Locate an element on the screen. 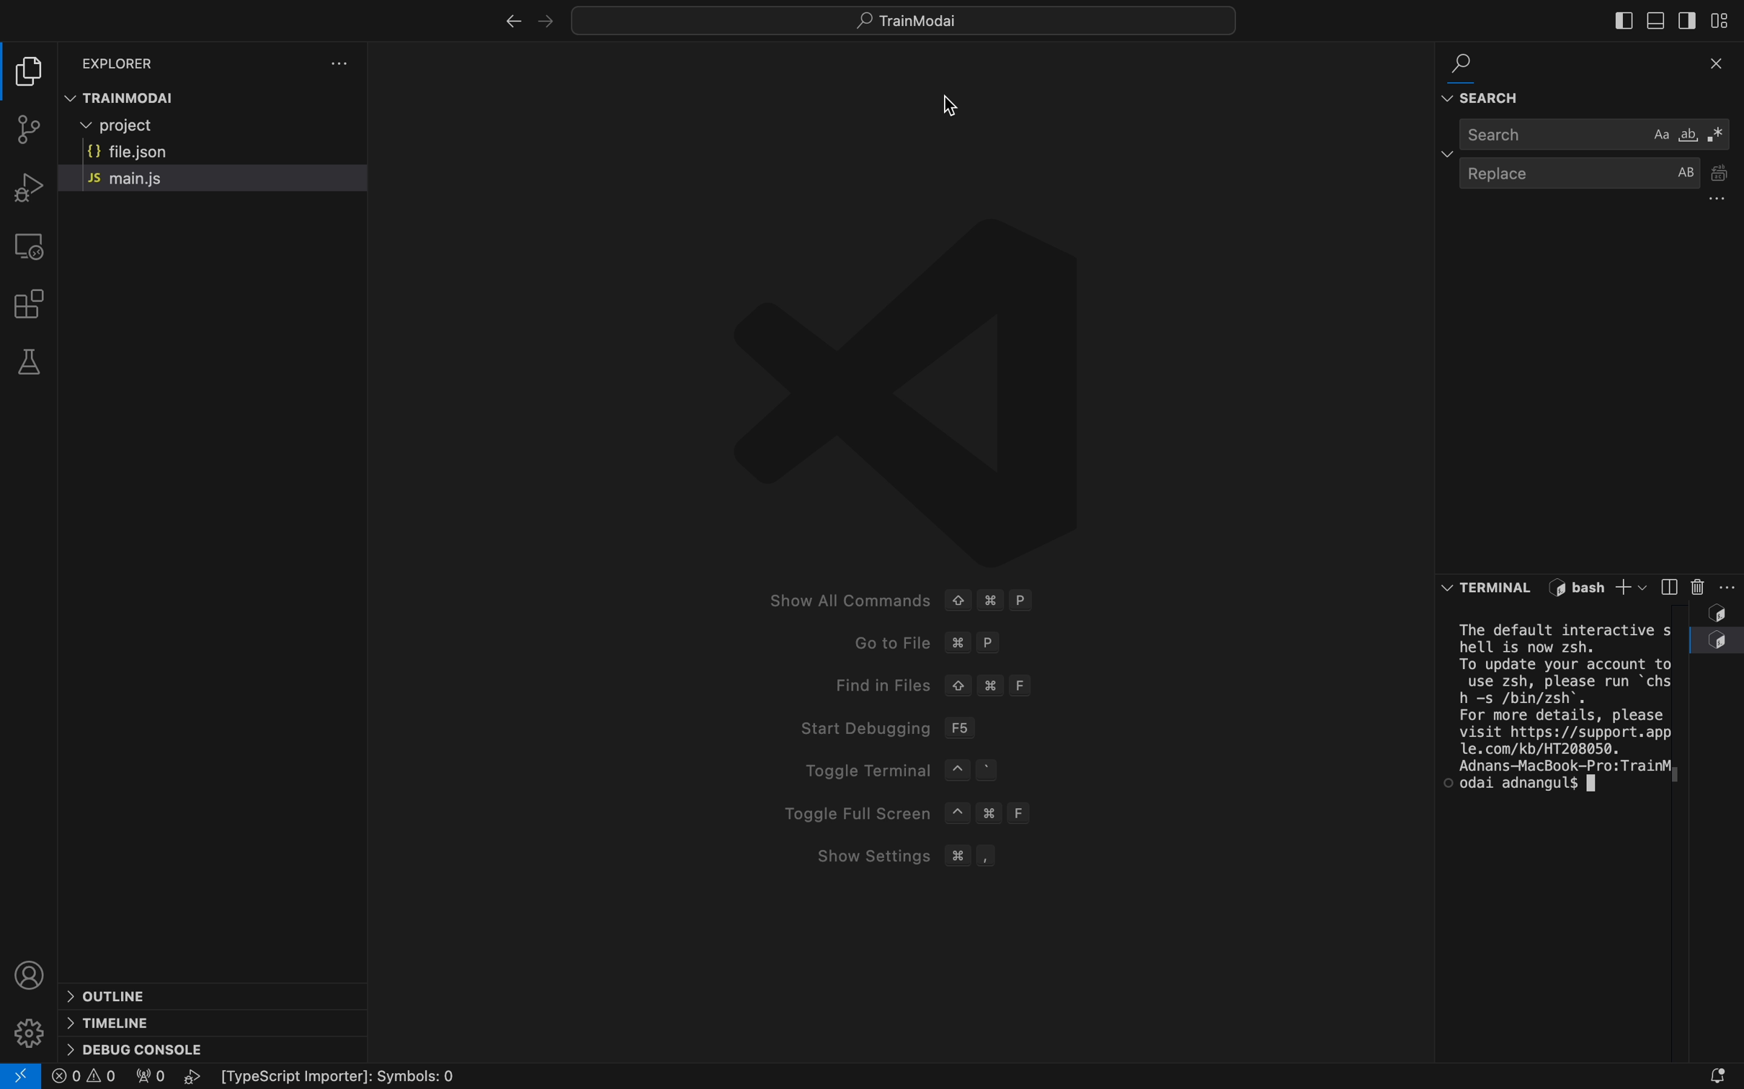 The image size is (1744, 1089). folder is located at coordinates (29, 71).